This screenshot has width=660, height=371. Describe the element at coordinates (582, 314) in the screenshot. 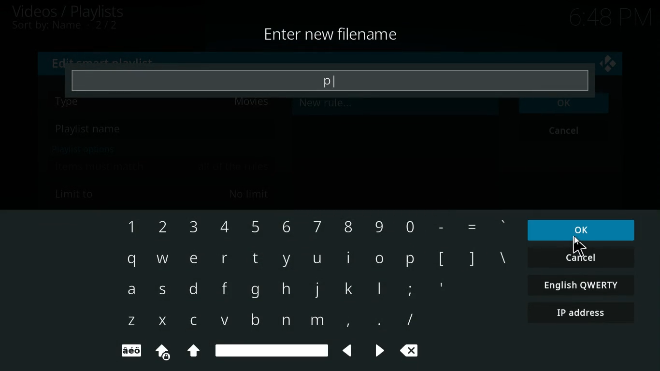

I see `IP address` at that location.